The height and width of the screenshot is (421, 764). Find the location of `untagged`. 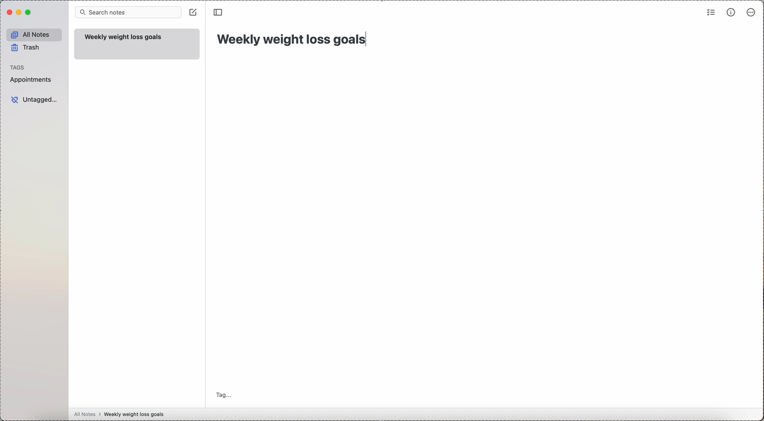

untagged is located at coordinates (35, 99).